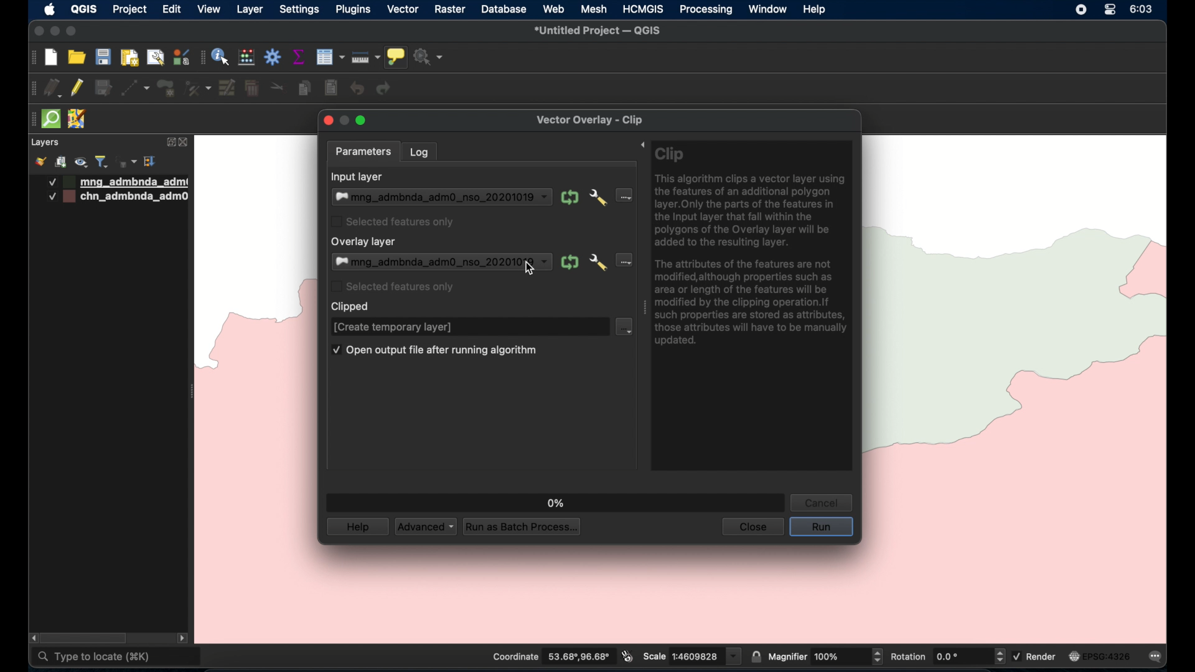  What do you see at coordinates (129, 58) in the screenshot?
I see `print layout` at bounding box center [129, 58].